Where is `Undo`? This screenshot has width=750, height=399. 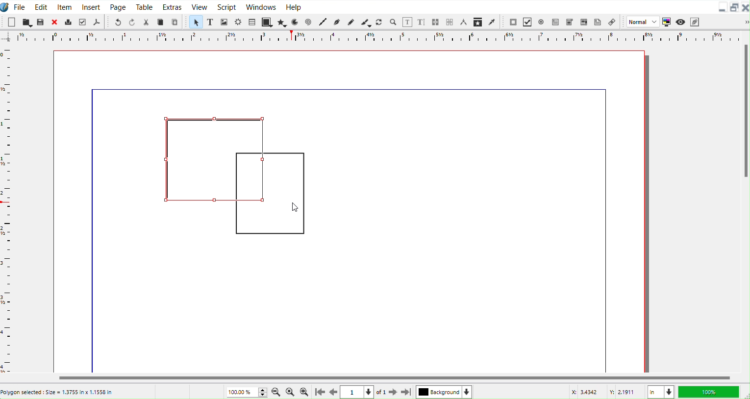 Undo is located at coordinates (118, 22).